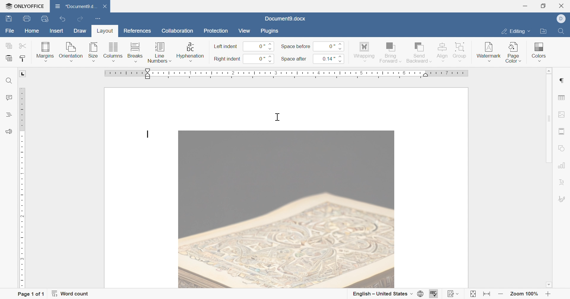 This screenshot has width=570, height=299. Describe the element at coordinates (7, 19) in the screenshot. I see `save` at that location.